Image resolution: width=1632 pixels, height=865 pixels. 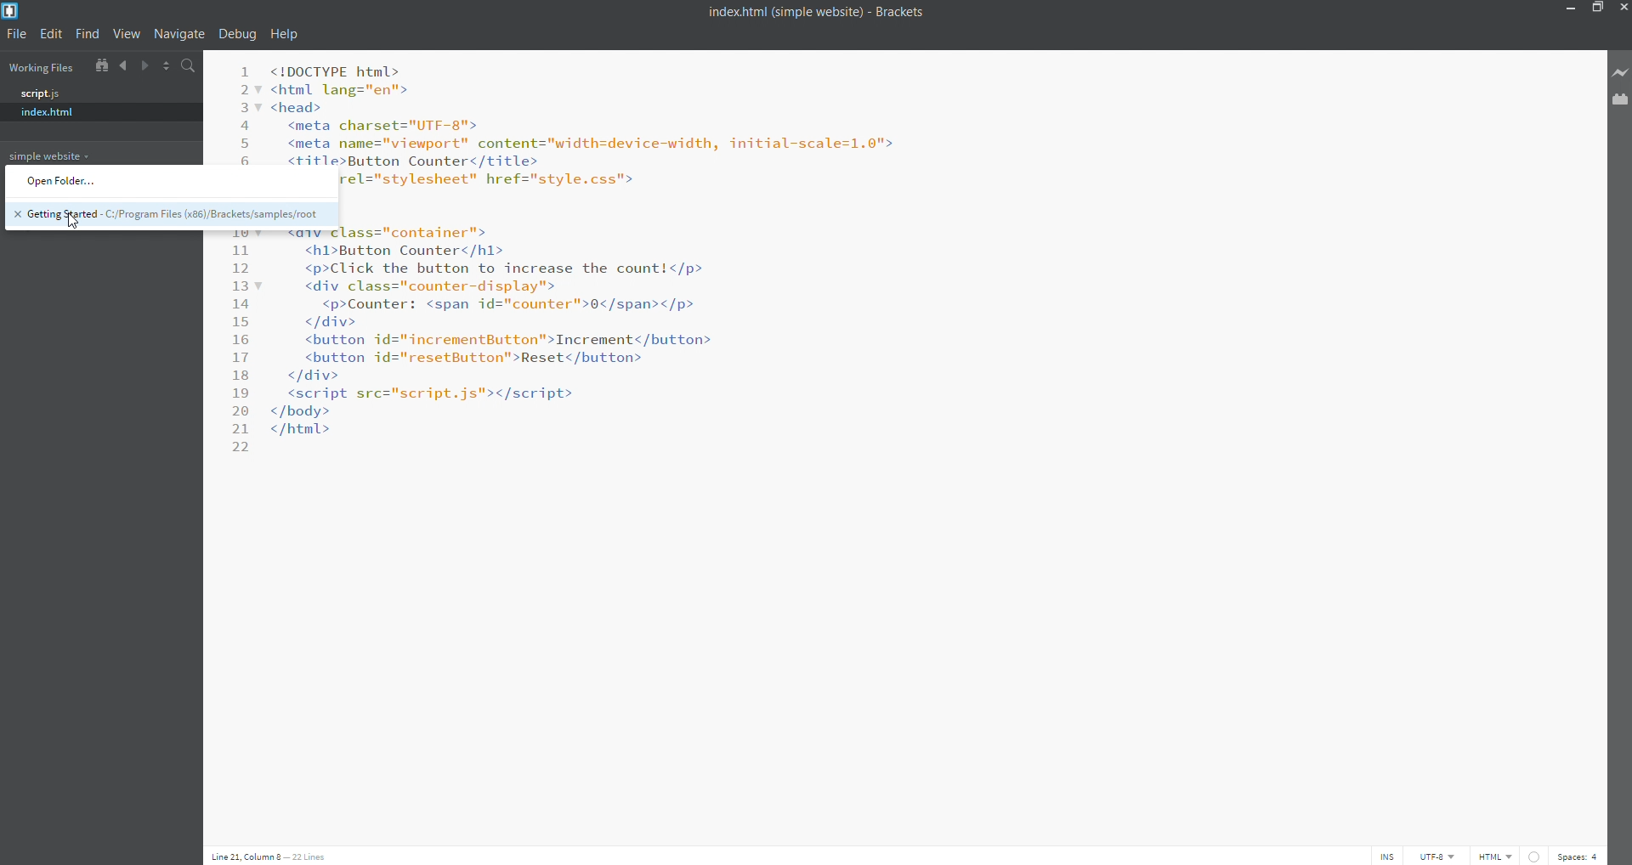 I want to click on help, so click(x=286, y=33).